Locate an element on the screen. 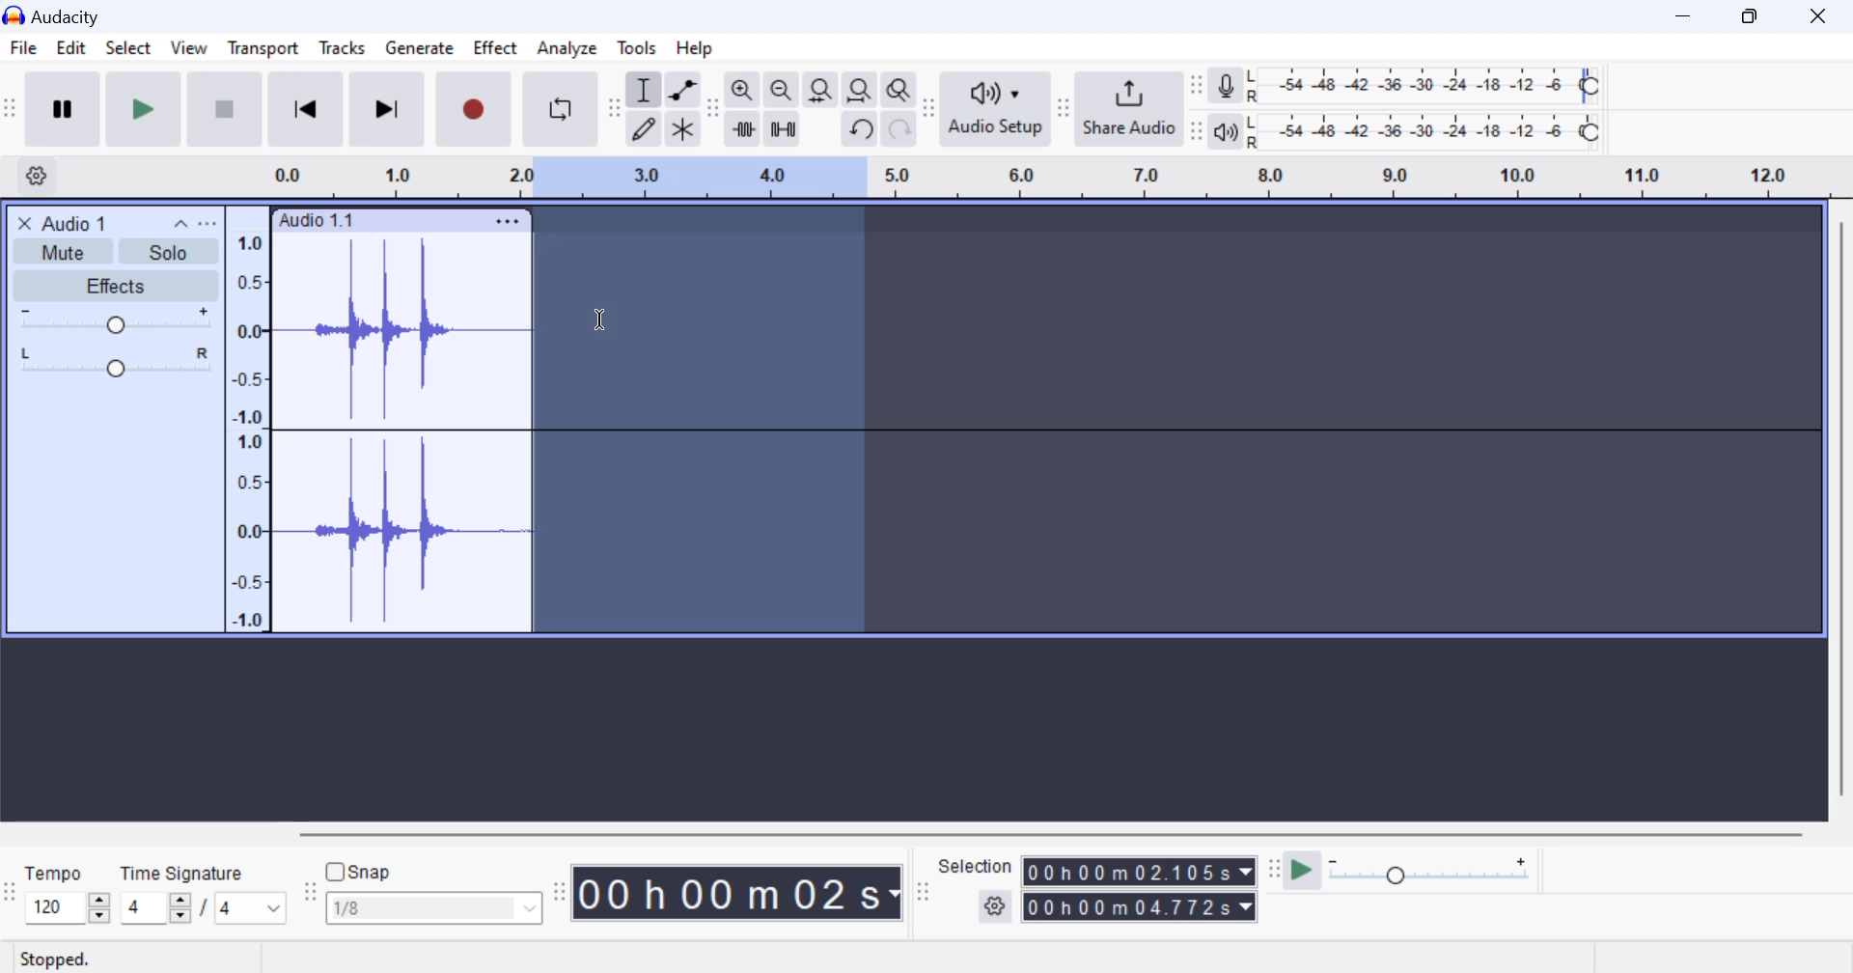  collapse is located at coordinates (179, 222).